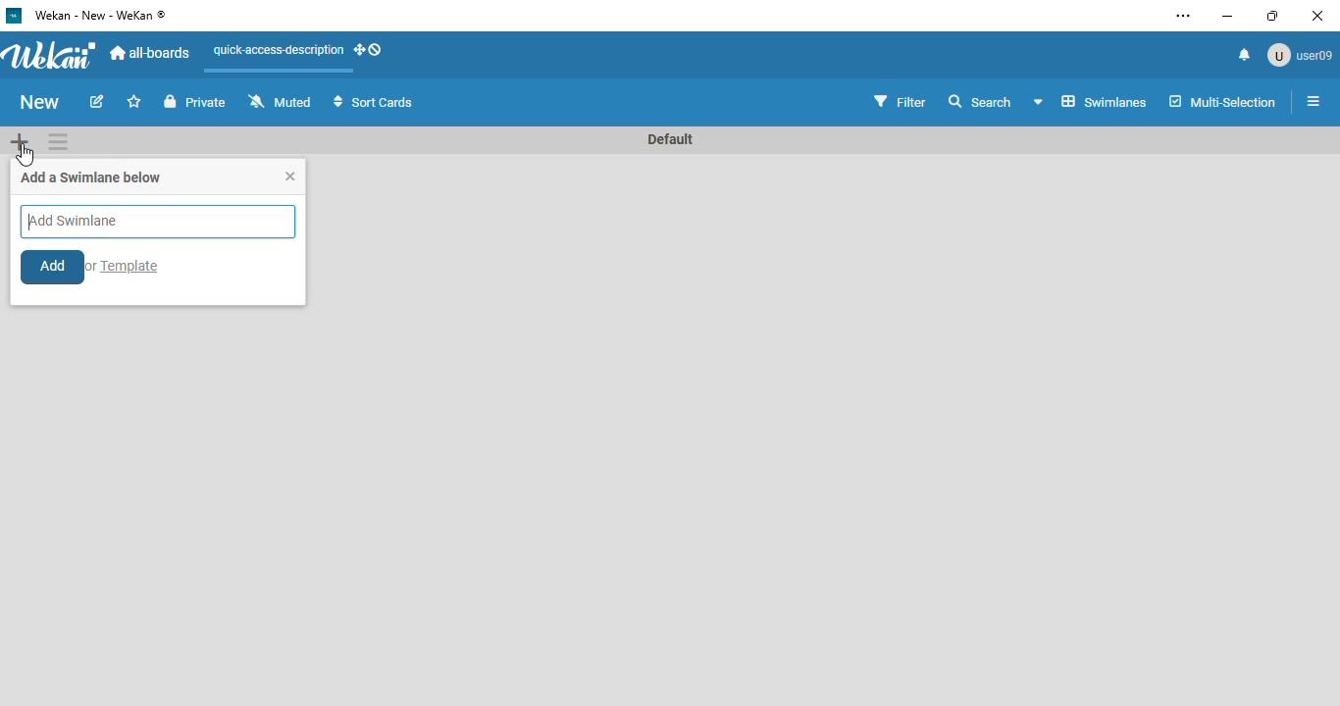 Image resolution: width=1340 pixels, height=706 pixels. I want to click on swimlane name, so click(672, 139).